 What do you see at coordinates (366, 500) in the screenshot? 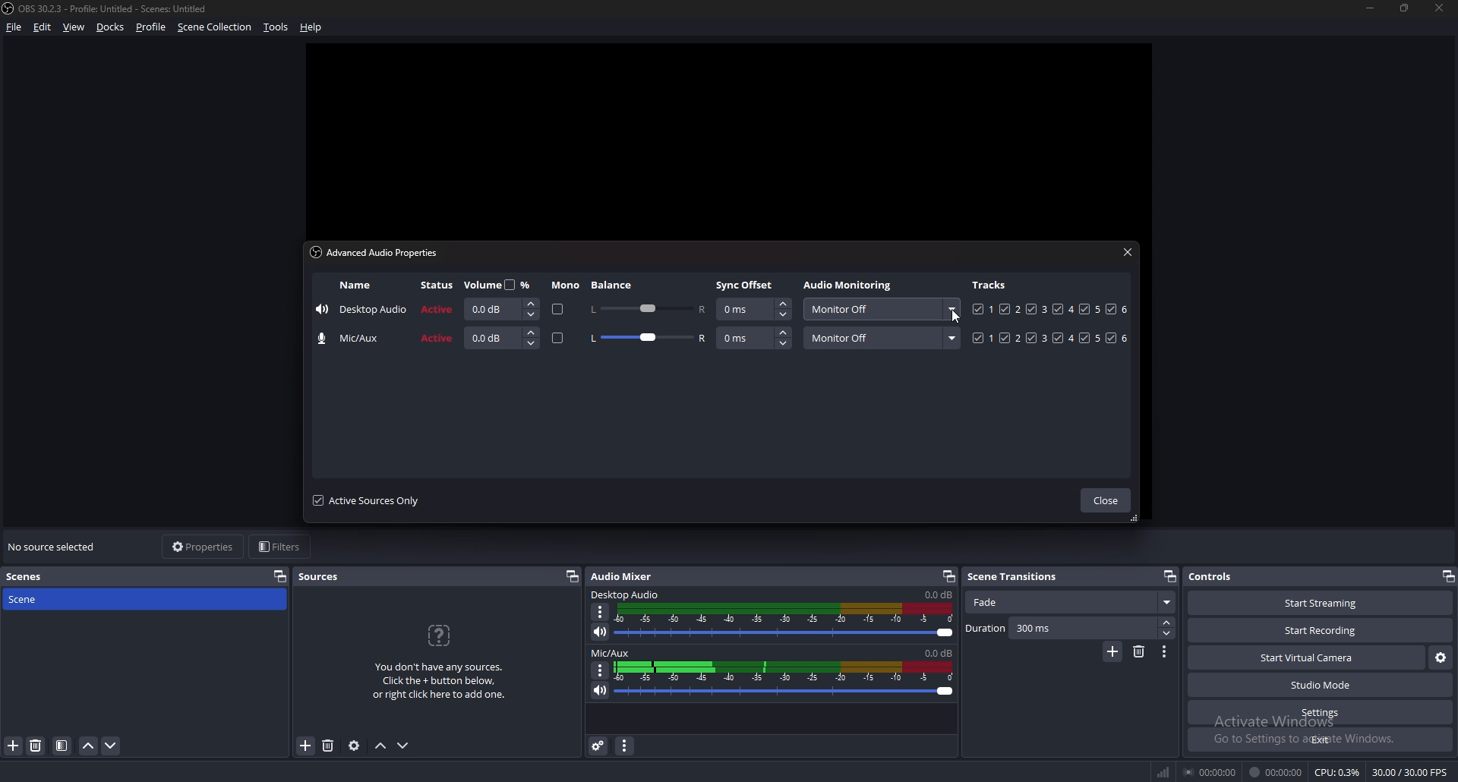
I see `active sources only` at bounding box center [366, 500].